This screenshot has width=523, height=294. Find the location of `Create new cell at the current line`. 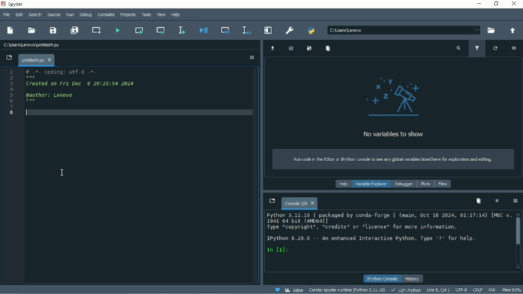

Create new cell at the current line is located at coordinates (95, 30).